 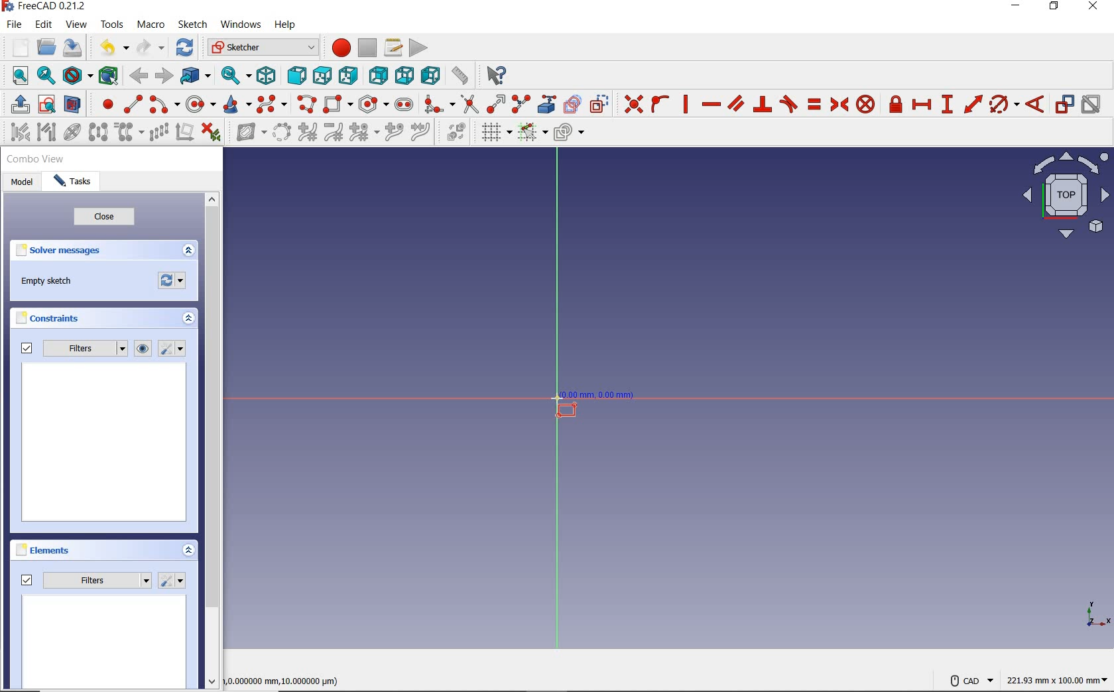 What do you see at coordinates (67, 551) in the screenshot?
I see `elements` at bounding box center [67, 551].